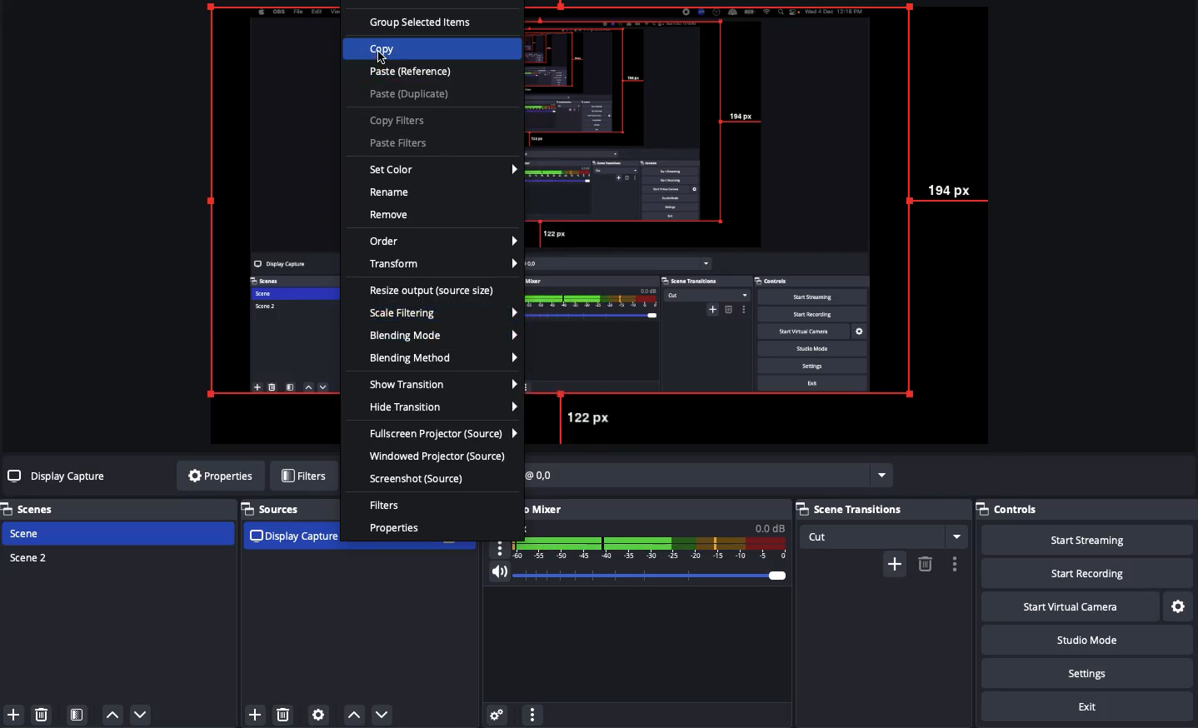 Image resolution: width=1198 pixels, height=728 pixels. I want to click on Hide transition, so click(447, 408).